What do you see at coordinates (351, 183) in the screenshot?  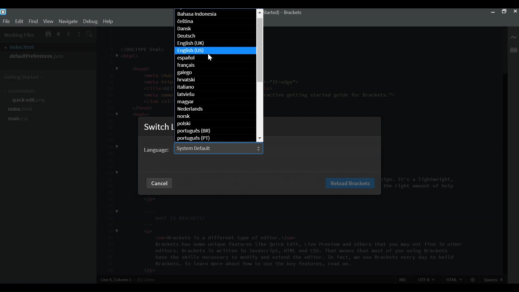 I see `Reload Brackets` at bounding box center [351, 183].